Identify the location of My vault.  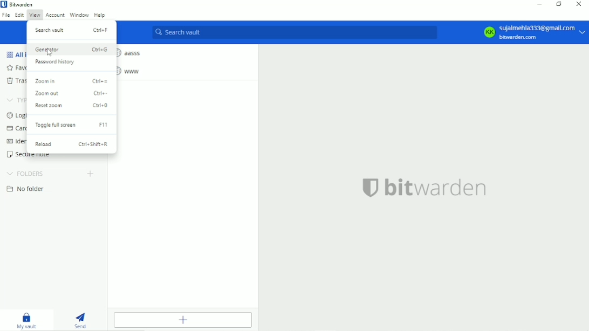
(29, 320).